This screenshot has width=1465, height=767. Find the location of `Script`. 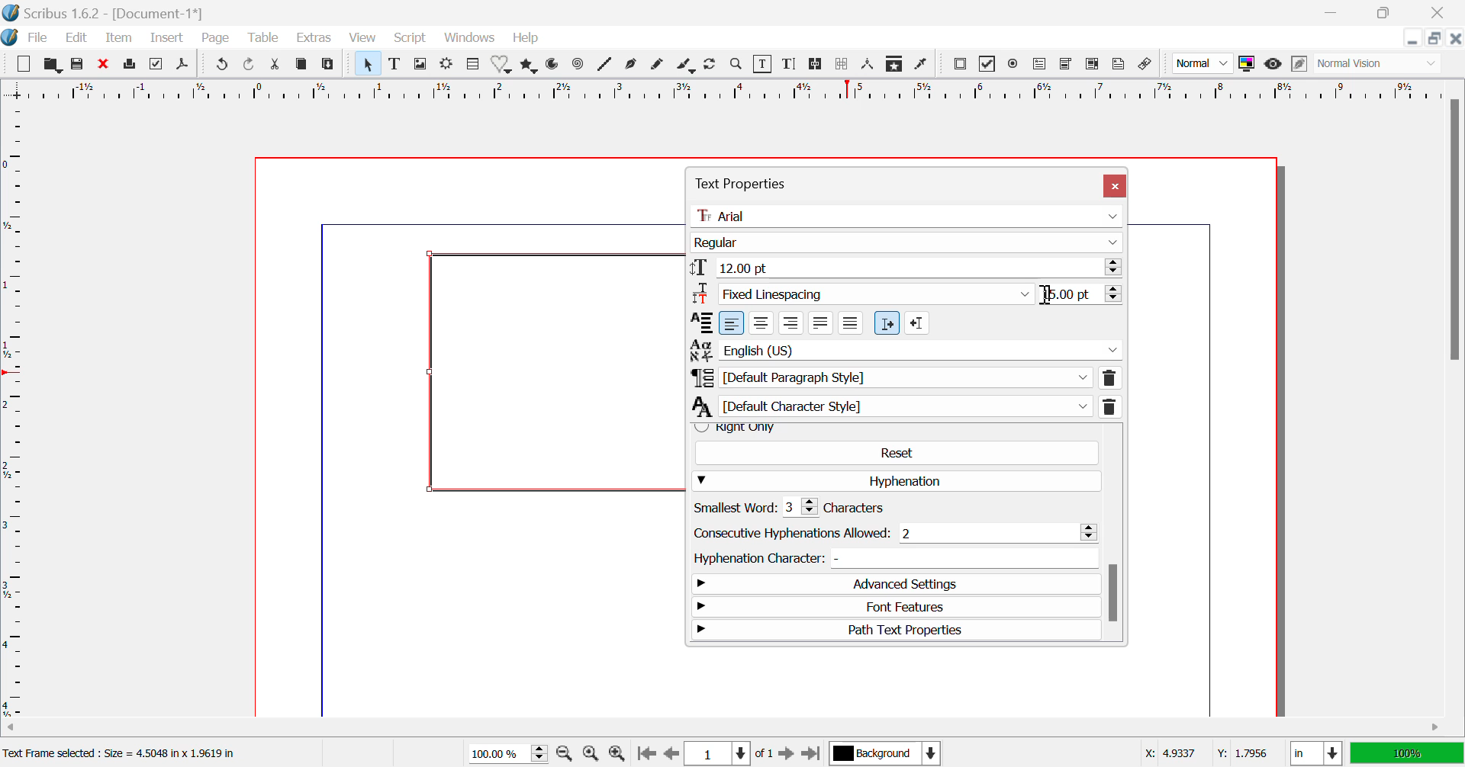

Script is located at coordinates (409, 39).